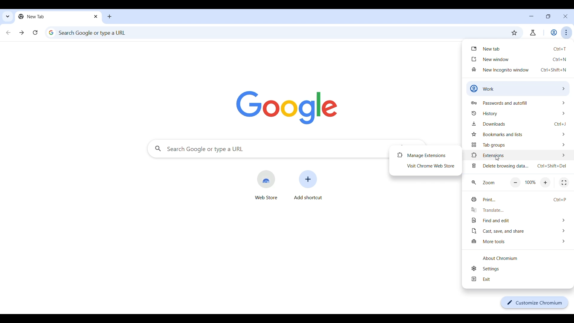  Describe the element at coordinates (109, 16) in the screenshot. I see `Add new tab` at that location.